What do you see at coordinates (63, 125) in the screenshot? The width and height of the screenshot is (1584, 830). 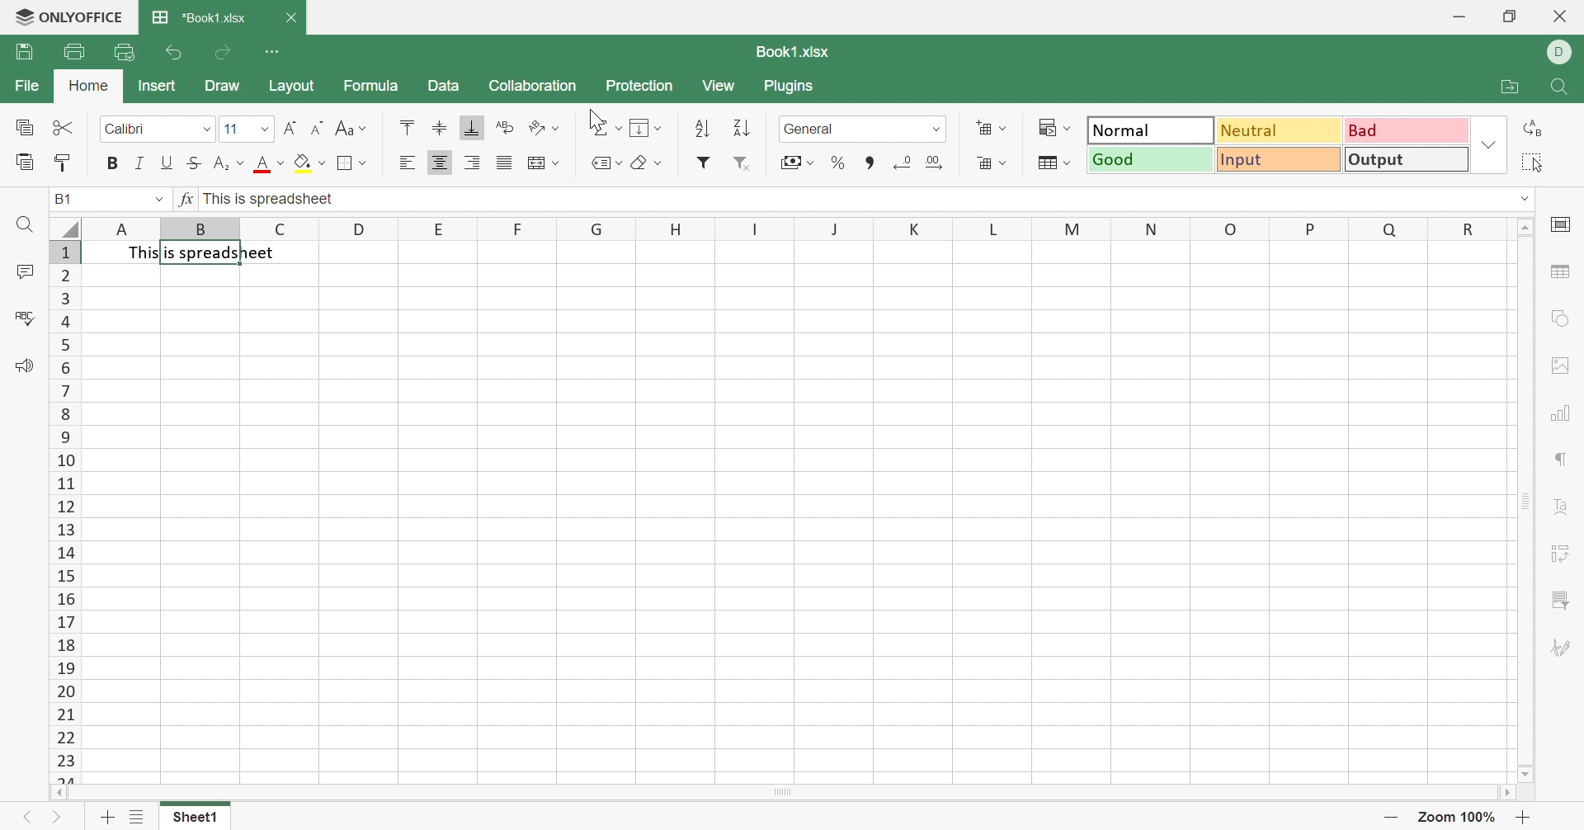 I see `Cut` at bounding box center [63, 125].